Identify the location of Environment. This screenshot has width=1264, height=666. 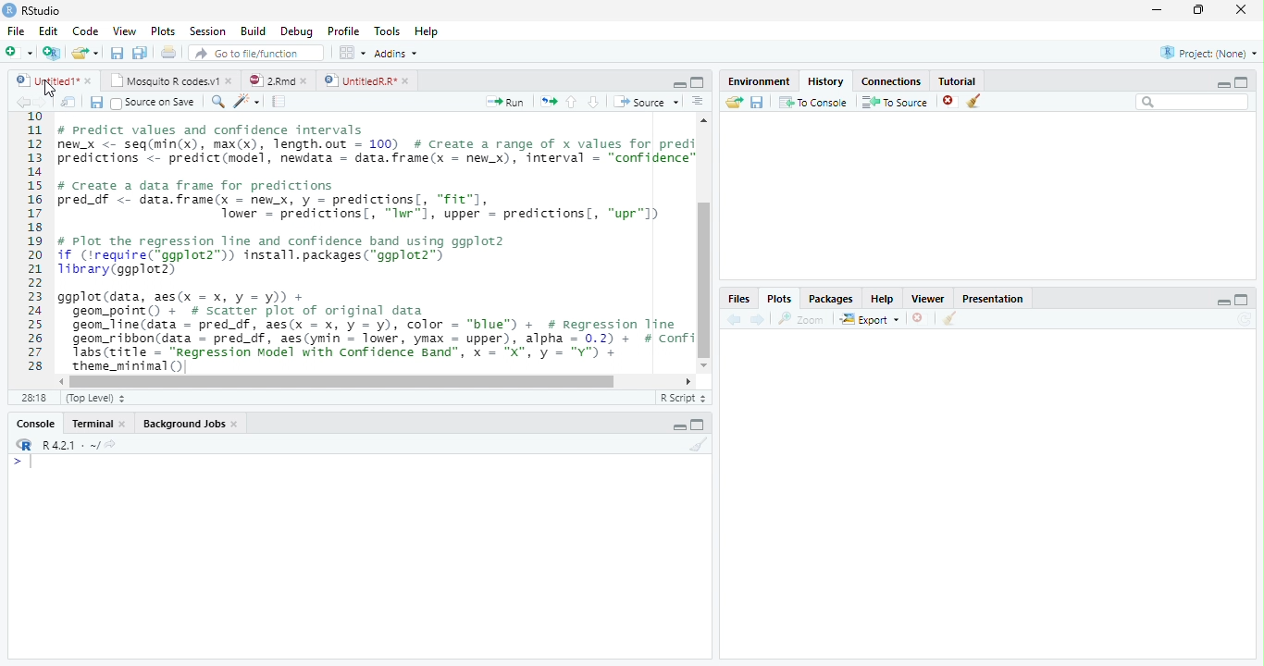
(759, 81).